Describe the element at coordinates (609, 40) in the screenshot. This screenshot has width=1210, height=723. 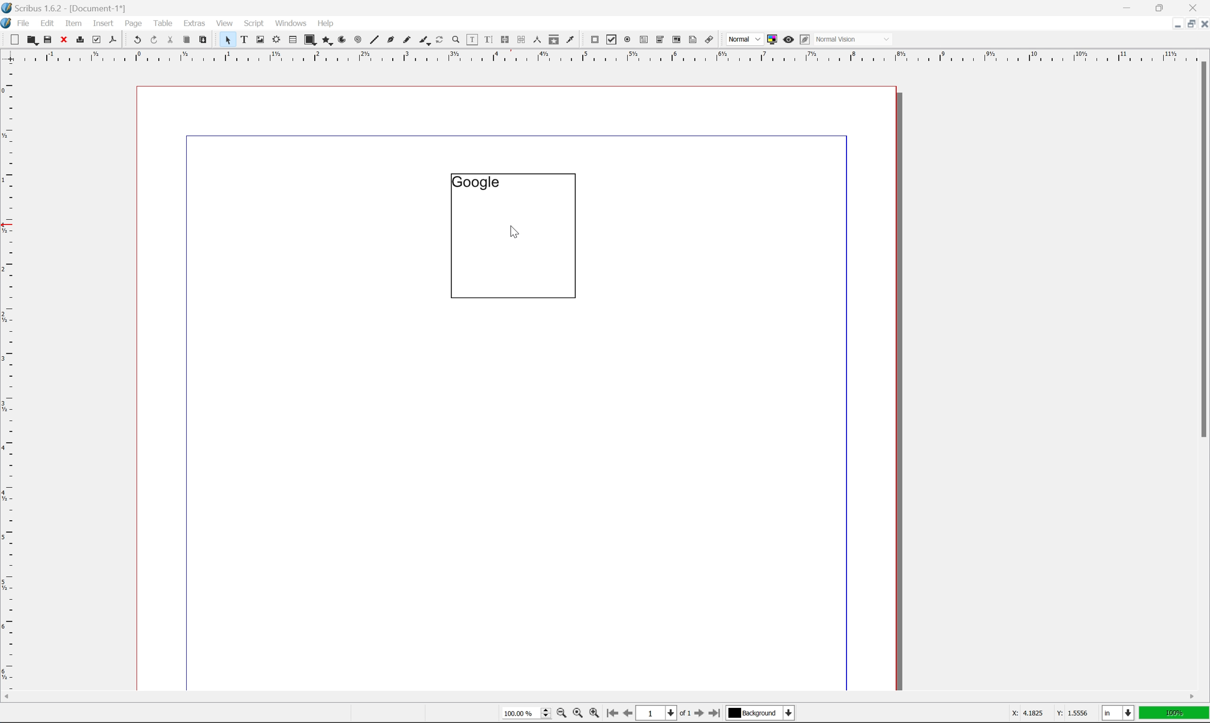
I see `pdf checkbox` at that location.